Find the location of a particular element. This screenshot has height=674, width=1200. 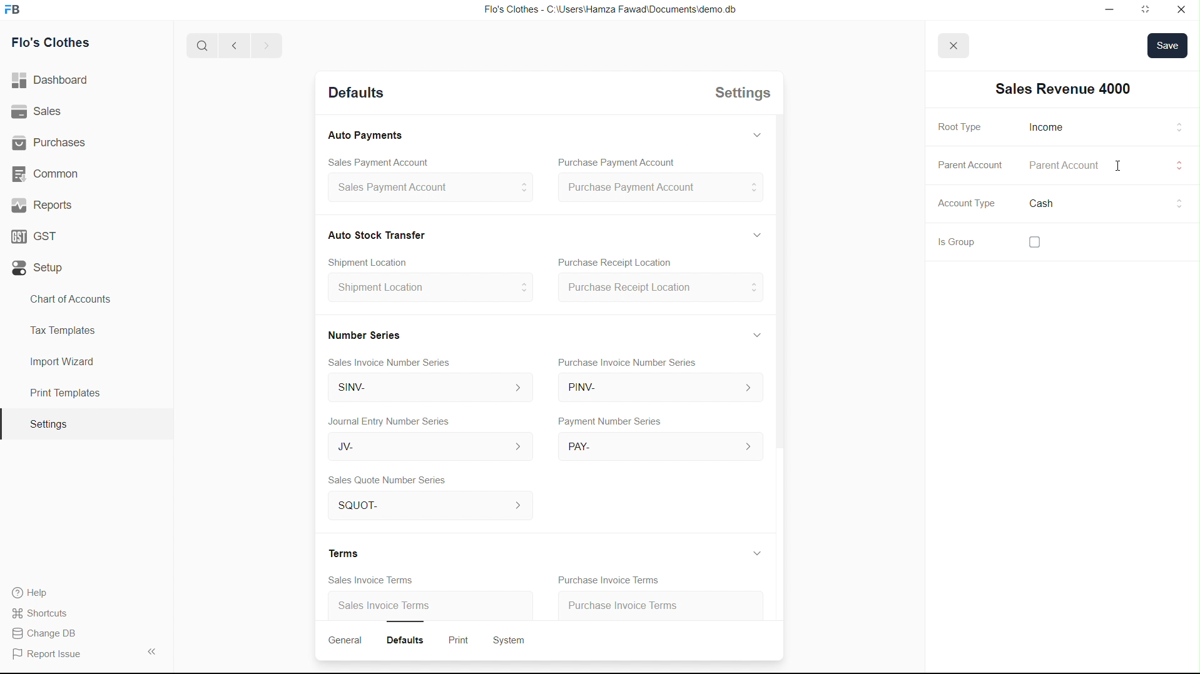

Sales is located at coordinates (39, 112).